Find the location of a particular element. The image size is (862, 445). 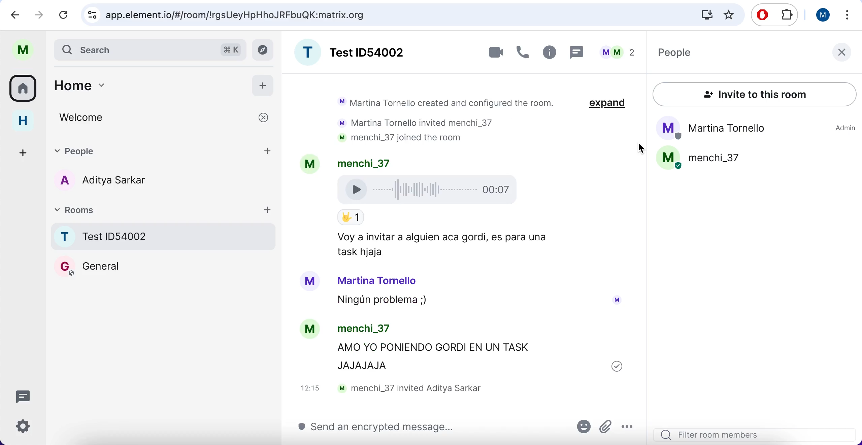

emoji is located at coordinates (582, 426).